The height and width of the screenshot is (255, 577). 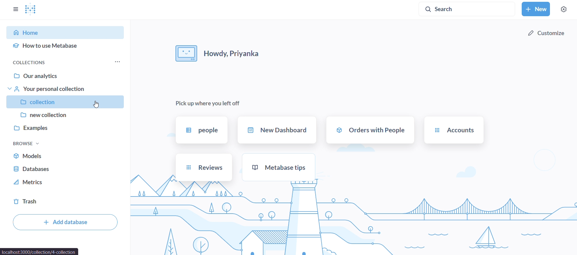 I want to click on new dashboard, so click(x=278, y=131).